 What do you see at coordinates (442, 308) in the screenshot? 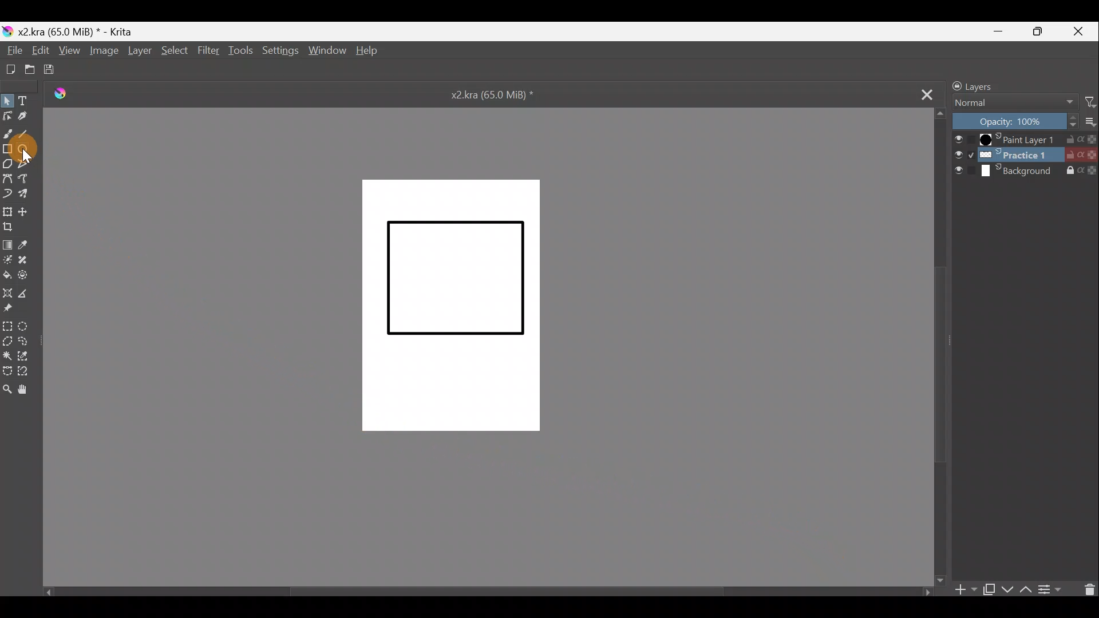
I see `Canvas` at bounding box center [442, 308].